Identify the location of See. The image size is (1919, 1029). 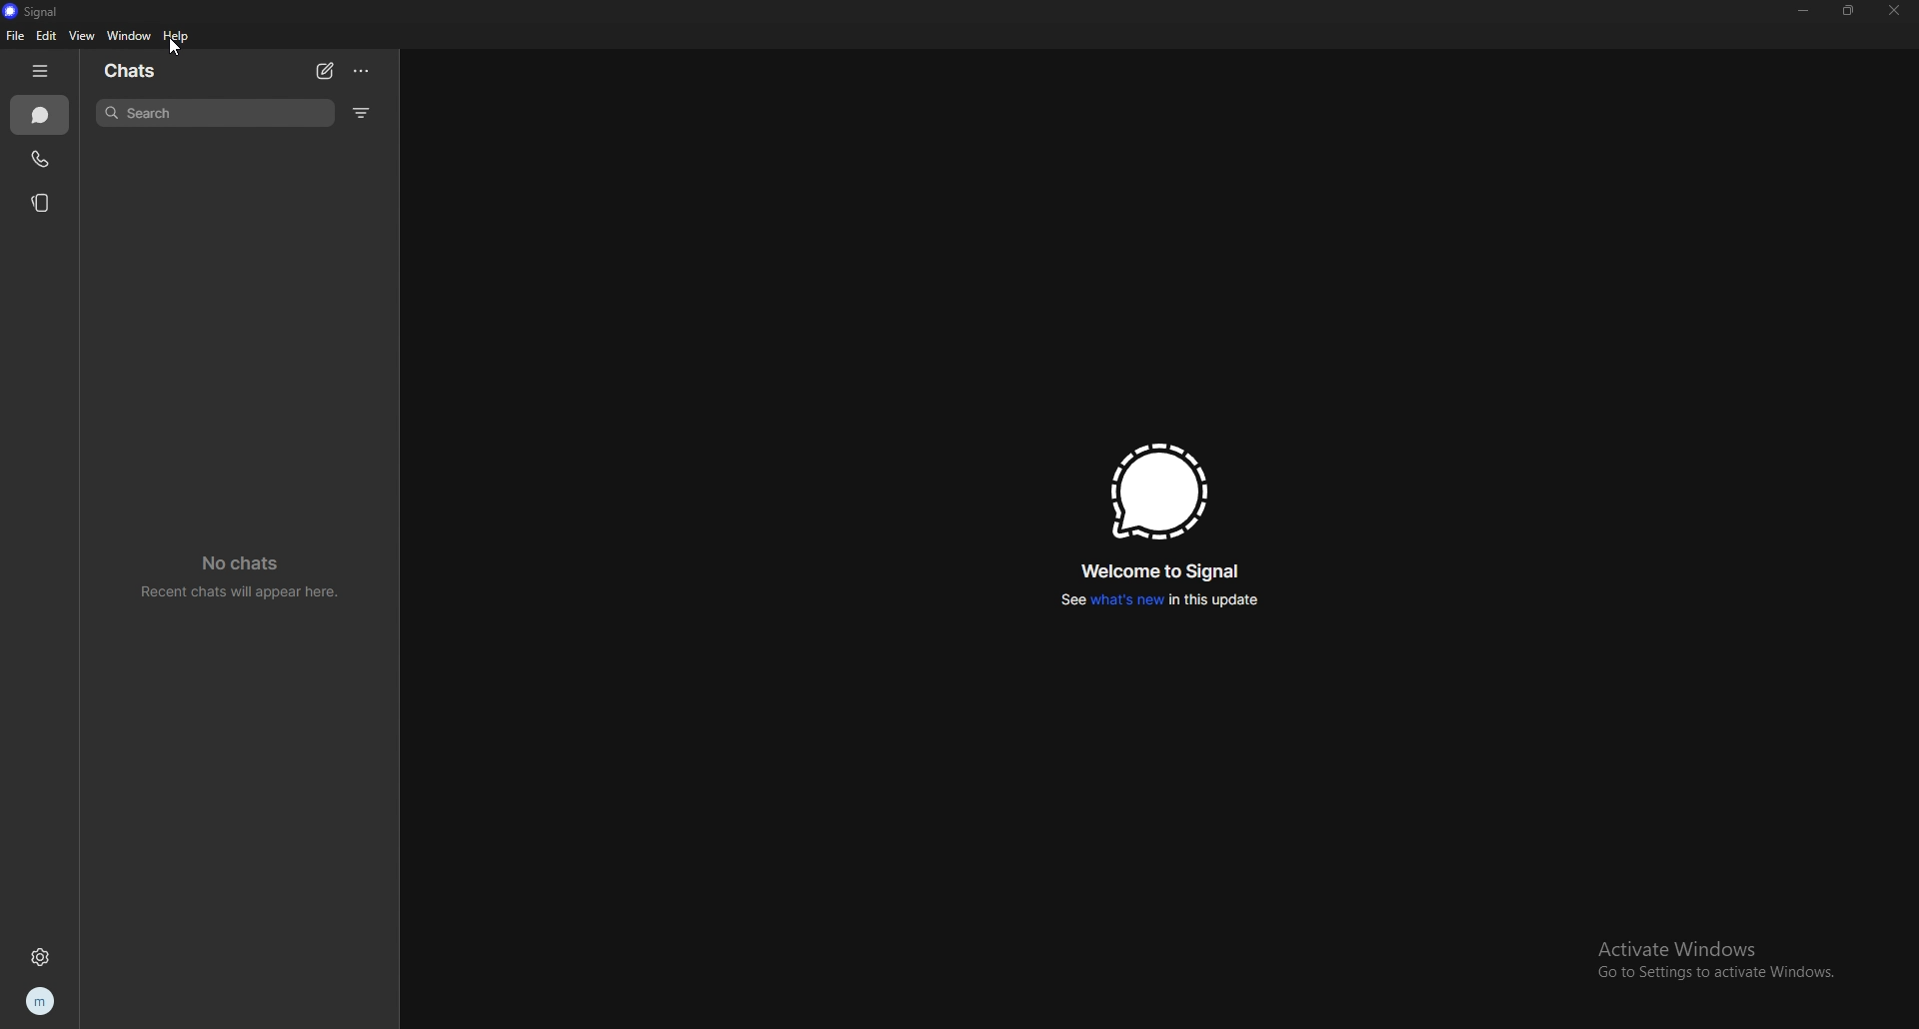
(1064, 602).